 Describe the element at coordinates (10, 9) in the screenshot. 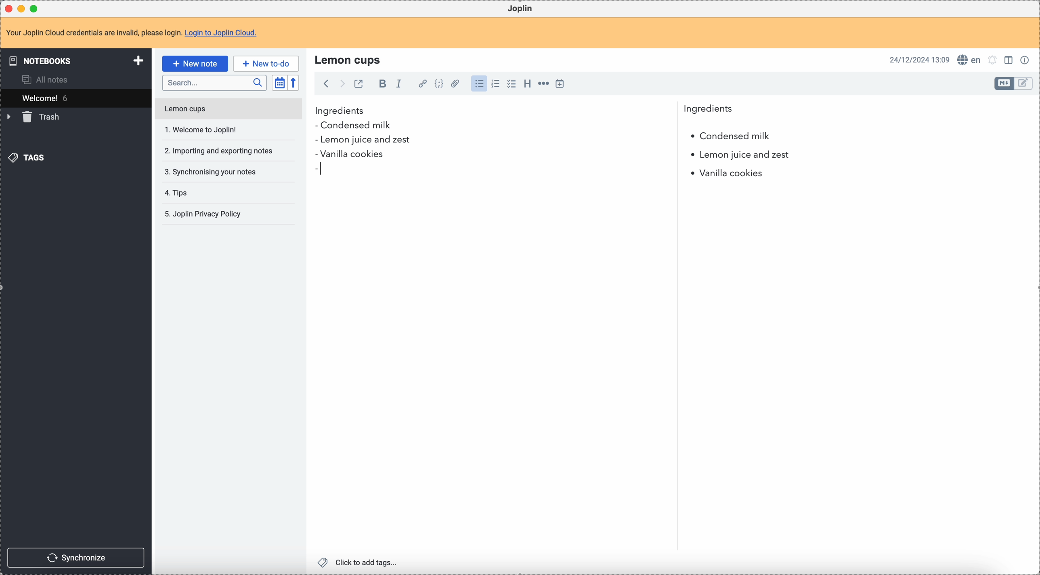

I see `close` at that location.